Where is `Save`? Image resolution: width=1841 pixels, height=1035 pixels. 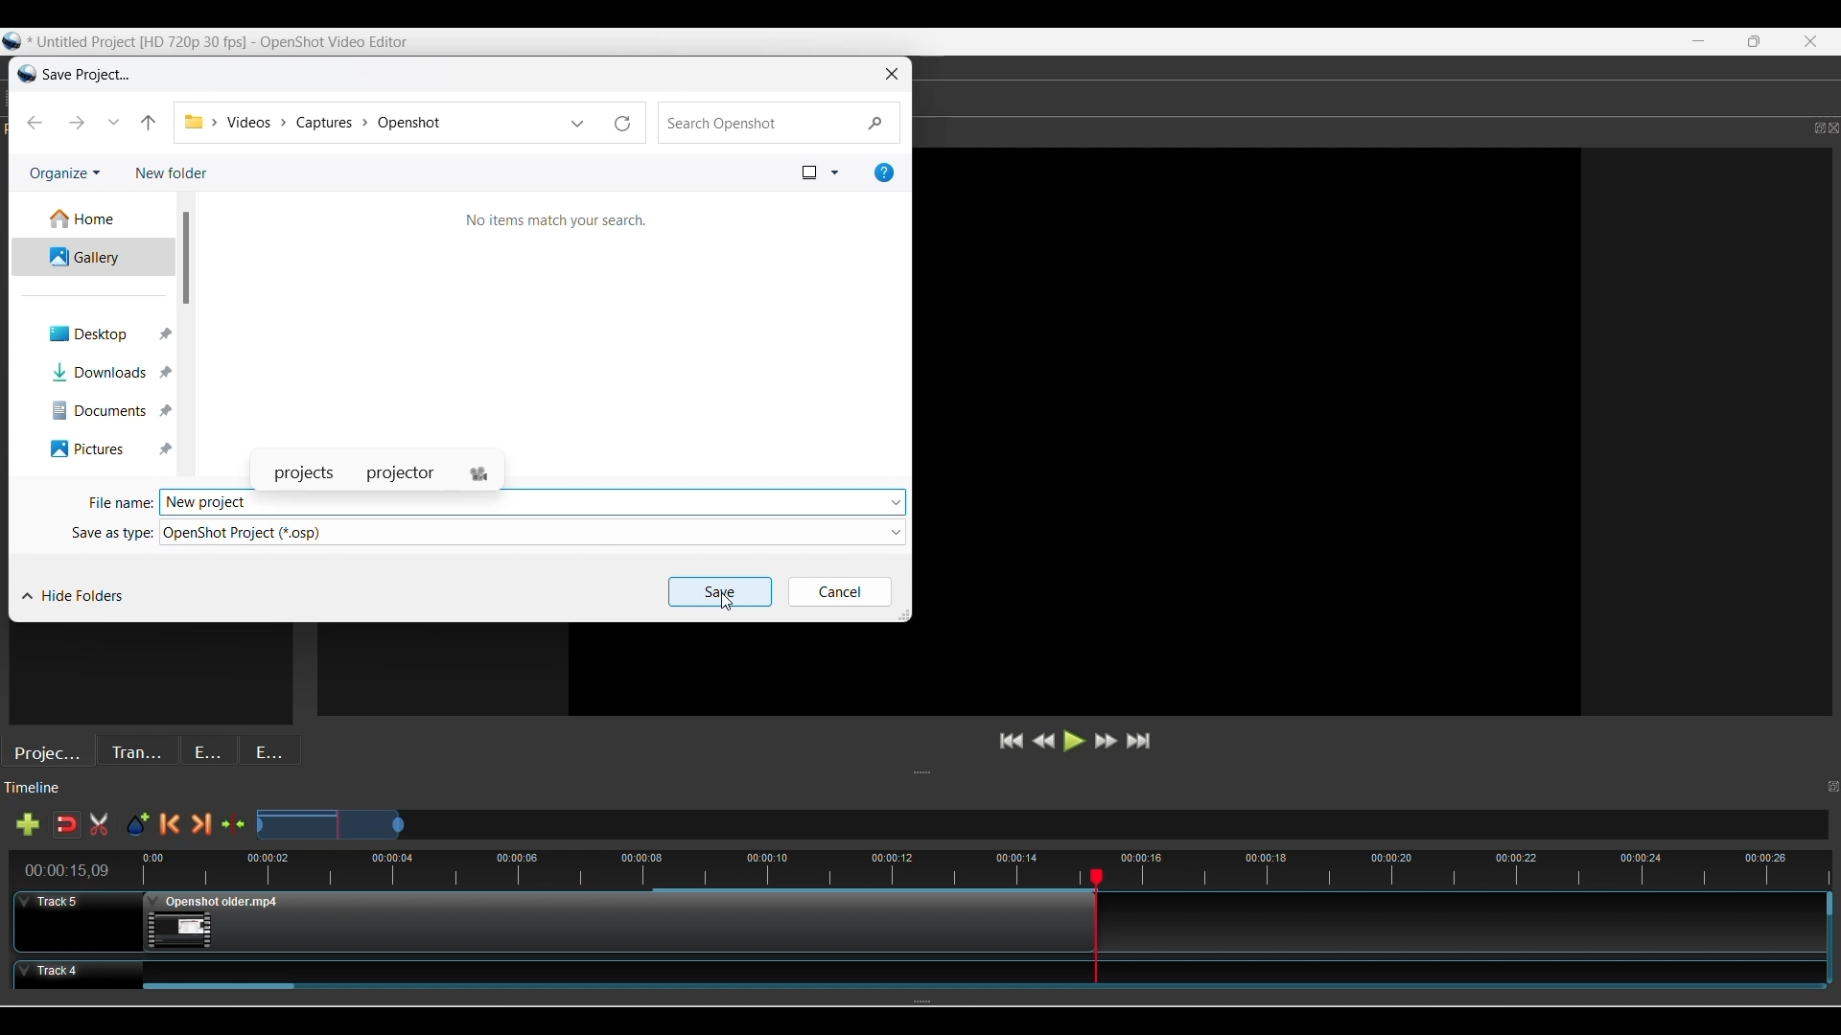
Save is located at coordinates (717, 590).